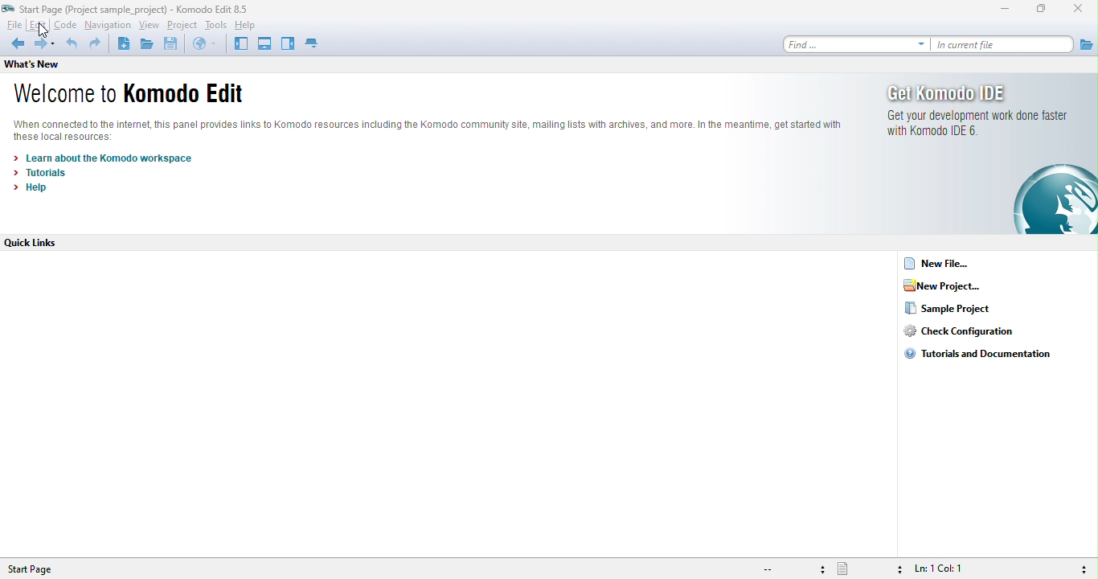 This screenshot has width=1098, height=579. What do you see at coordinates (245, 27) in the screenshot?
I see `help` at bounding box center [245, 27].